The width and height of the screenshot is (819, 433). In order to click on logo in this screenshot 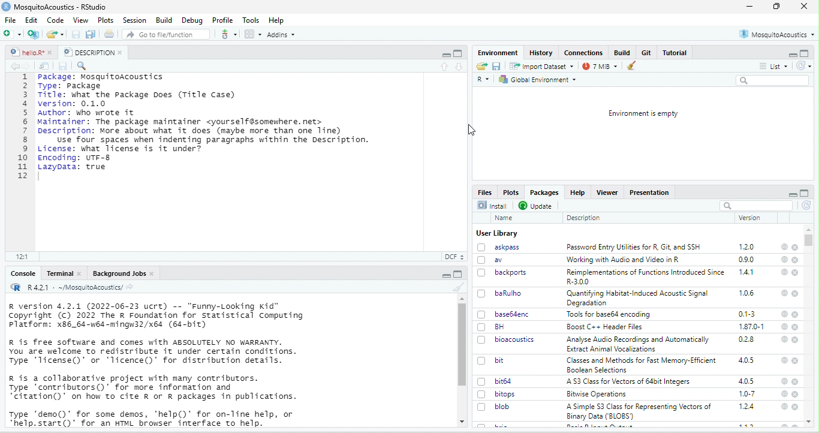, I will do `click(6, 7)`.